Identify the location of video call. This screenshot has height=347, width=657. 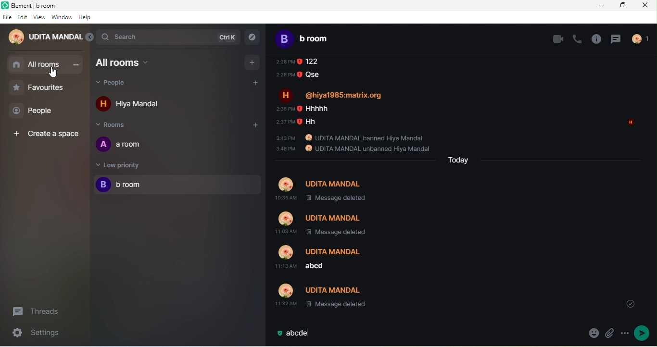
(552, 38).